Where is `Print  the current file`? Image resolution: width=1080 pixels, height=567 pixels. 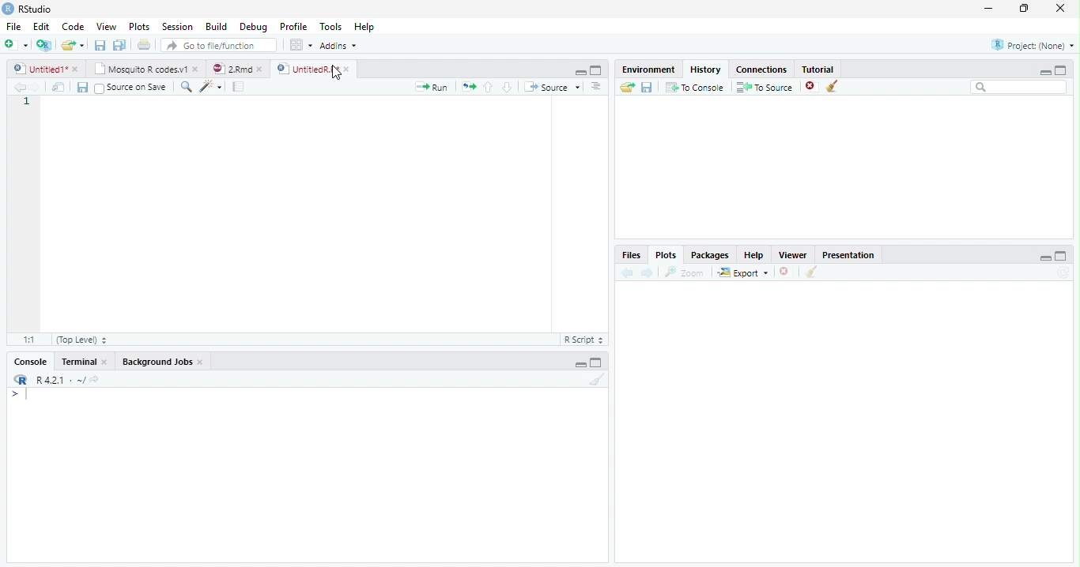 Print  the current file is located at coordinates (145, 45).